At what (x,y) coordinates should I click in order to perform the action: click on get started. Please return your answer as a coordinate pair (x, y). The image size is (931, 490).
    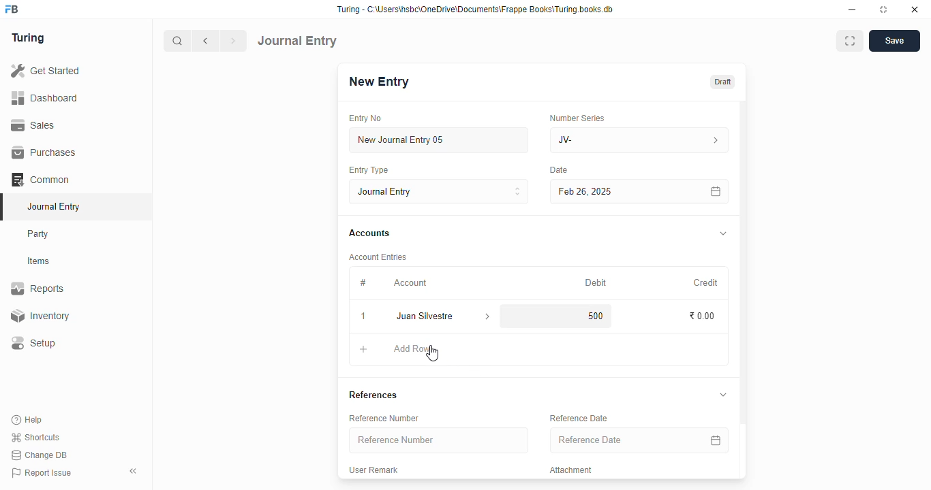
    Looking at the image, I should click on (46, 71).